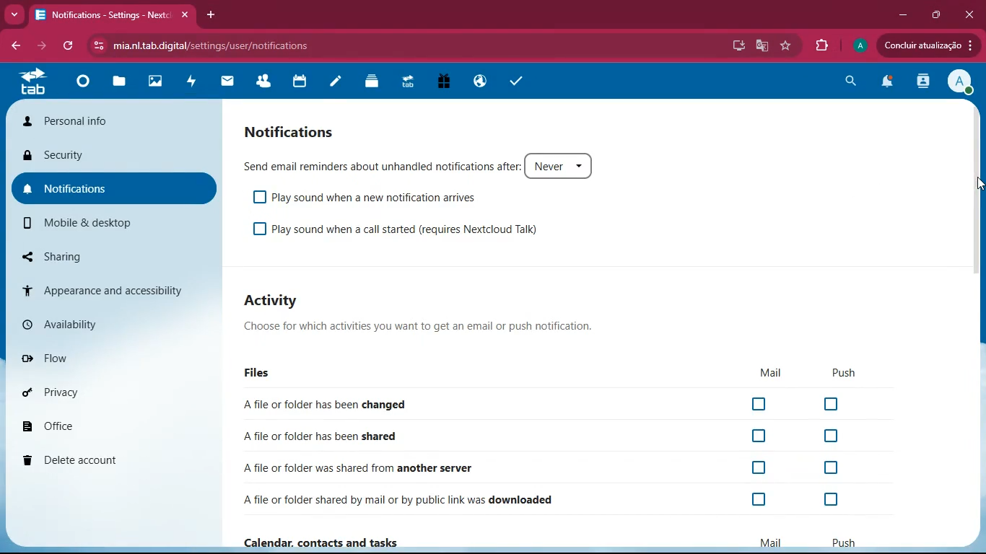 Image resolution: width=986 pixels, height=554 pixels. What do you see at coordinates (887, 84) in the screenshot?
I see `notifications` at bounding box center [887, 84].